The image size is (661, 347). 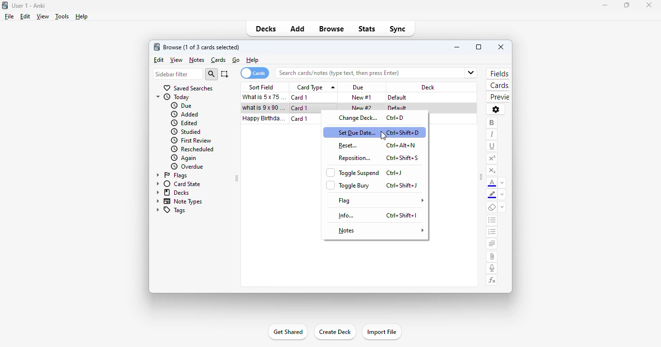 I want to click on sync, so click(x=397, y=29).